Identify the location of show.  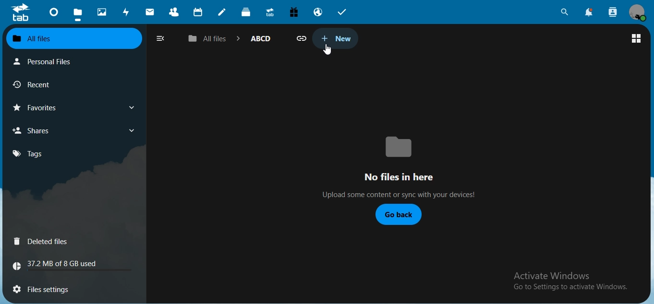
(131, 130).